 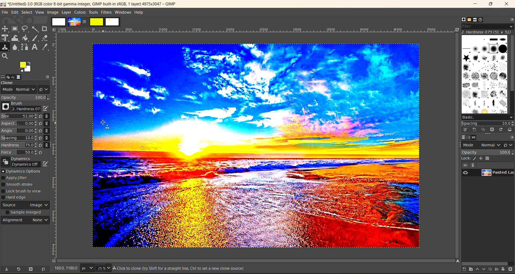 I want to click on document history, so click(x=483, y=20).